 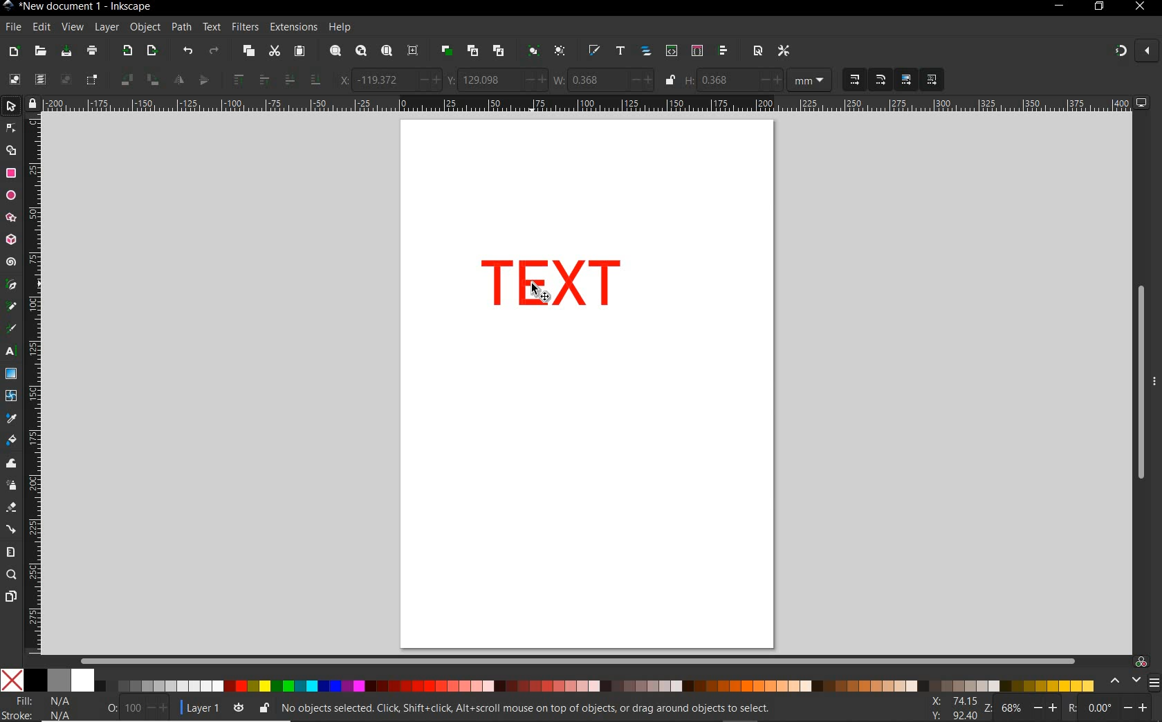 What do you see at coordinates (12, 508) in the screenshot?
I see `ERASER TOOL` at bounding box center [12, 508].